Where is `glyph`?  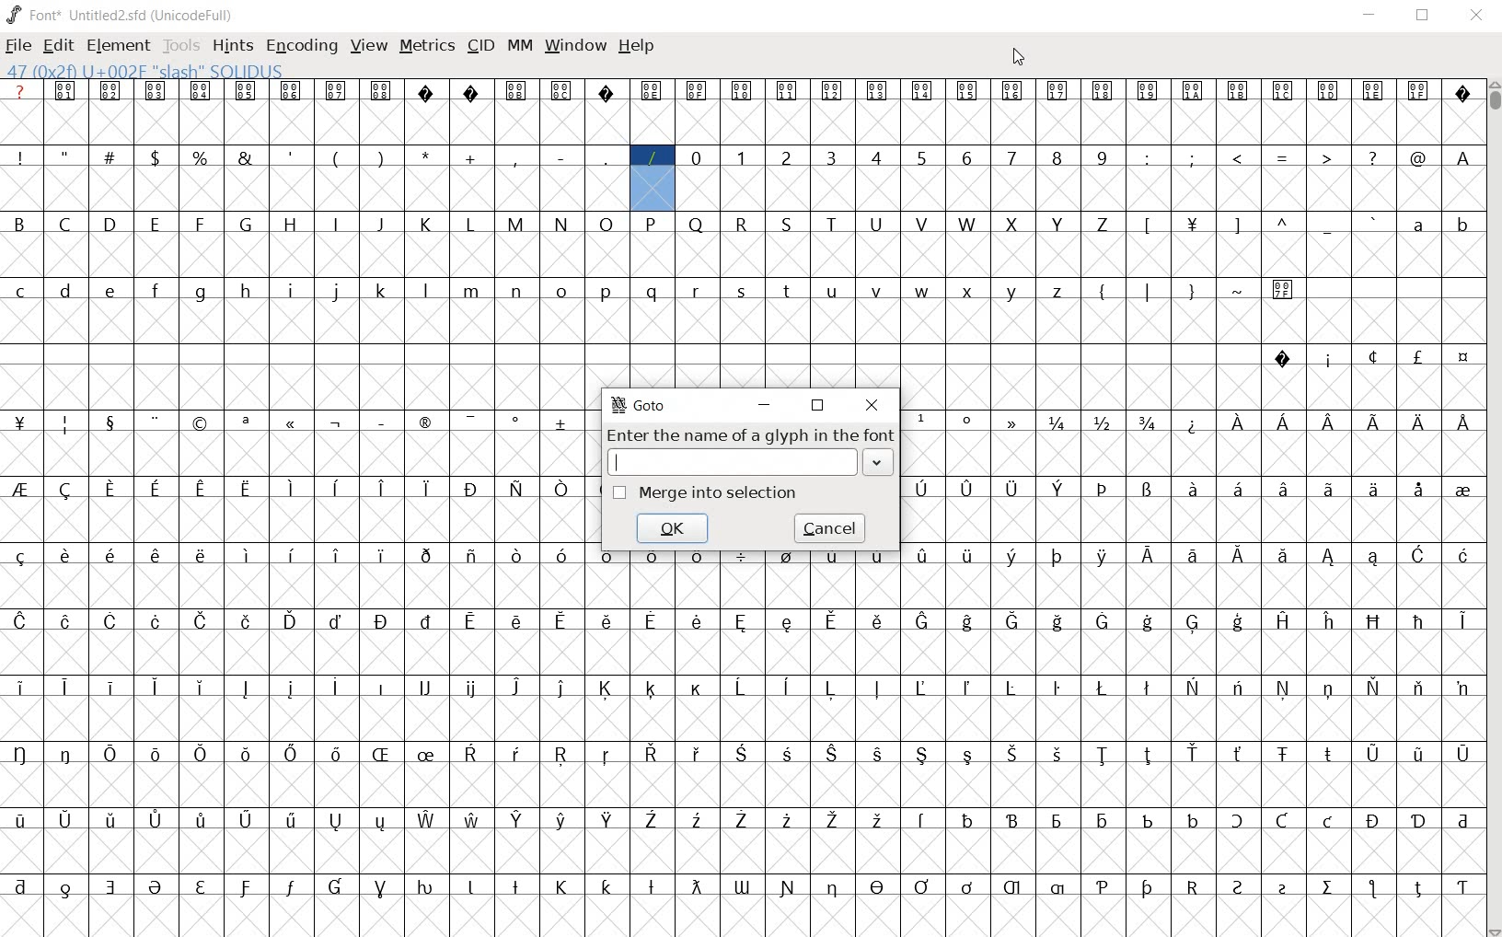
glyph is located at coordinates (560, 688).